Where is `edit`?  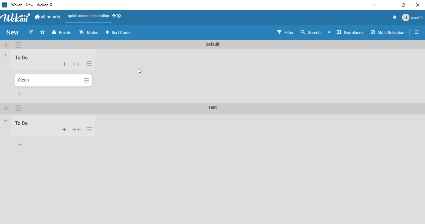
edit is located at coordinates (31, 32).